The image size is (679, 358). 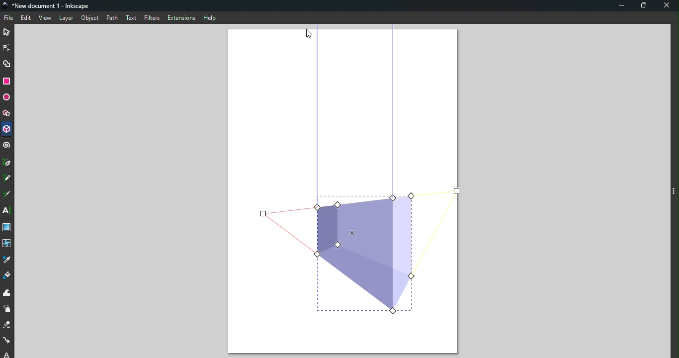 I want to click on Minimize, so click(x=621, y=6).